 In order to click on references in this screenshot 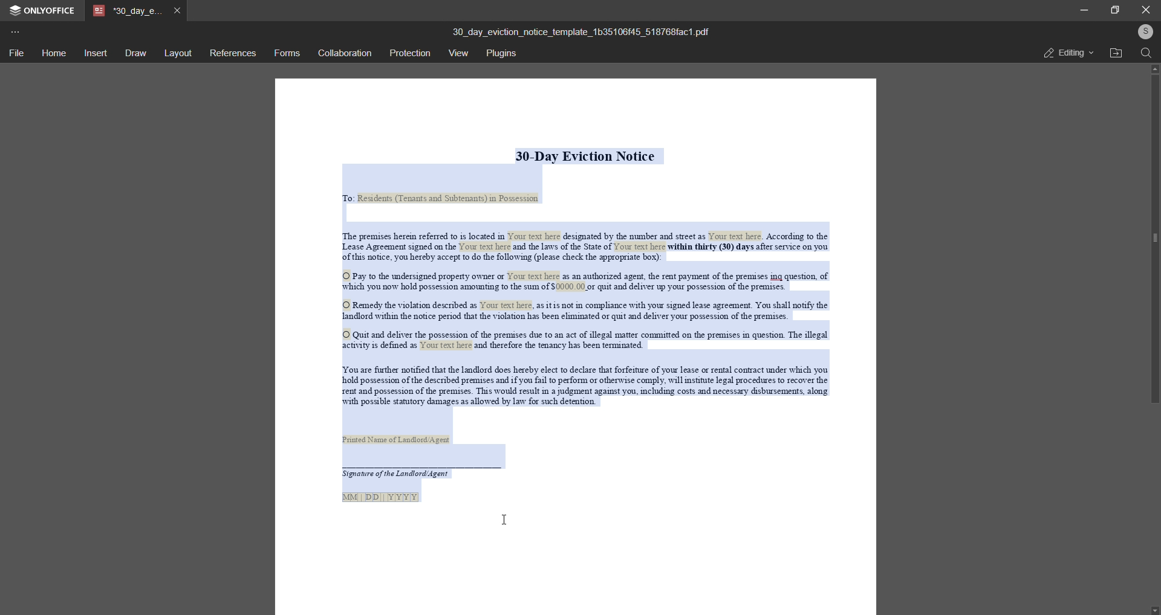, I will do `click(232, 53)`.